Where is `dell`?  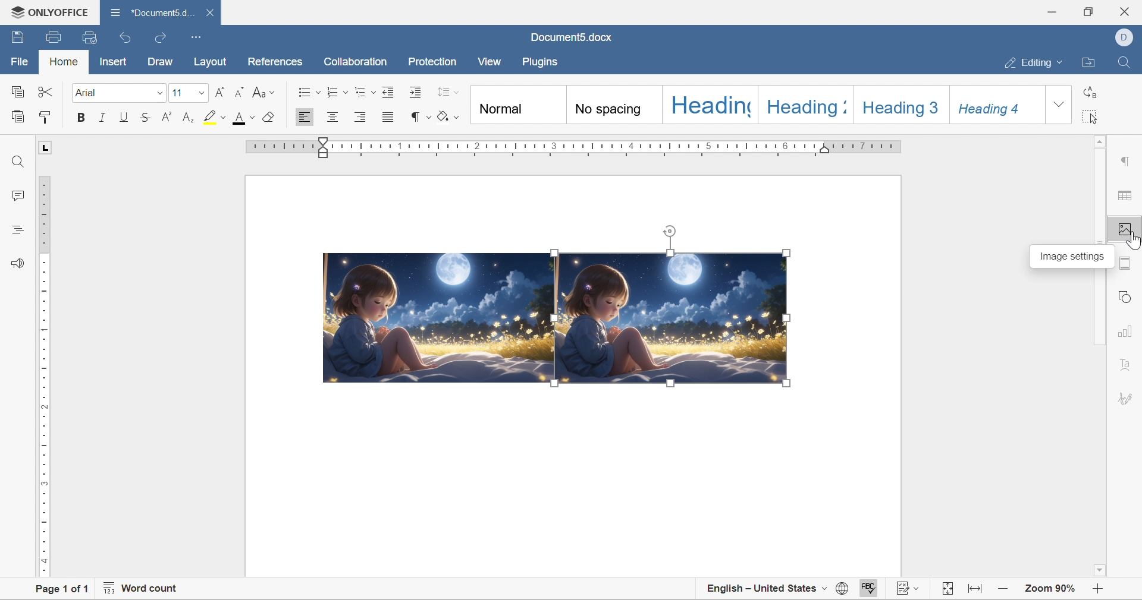 dell is located at coordinates (1123, 36).